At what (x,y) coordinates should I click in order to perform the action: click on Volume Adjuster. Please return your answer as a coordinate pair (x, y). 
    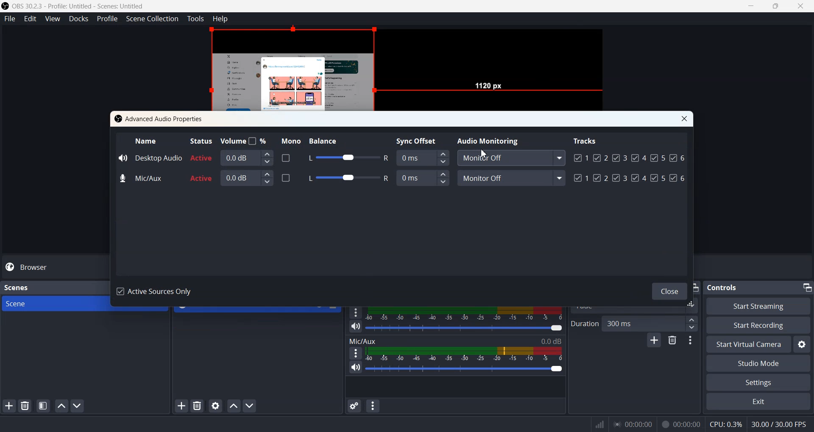
    Looking at the image, I should click on (464, 368).